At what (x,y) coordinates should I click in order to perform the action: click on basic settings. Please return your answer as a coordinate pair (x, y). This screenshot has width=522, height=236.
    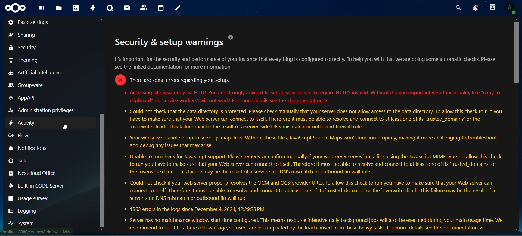
    Looking at the image, I should click on (33, 22).